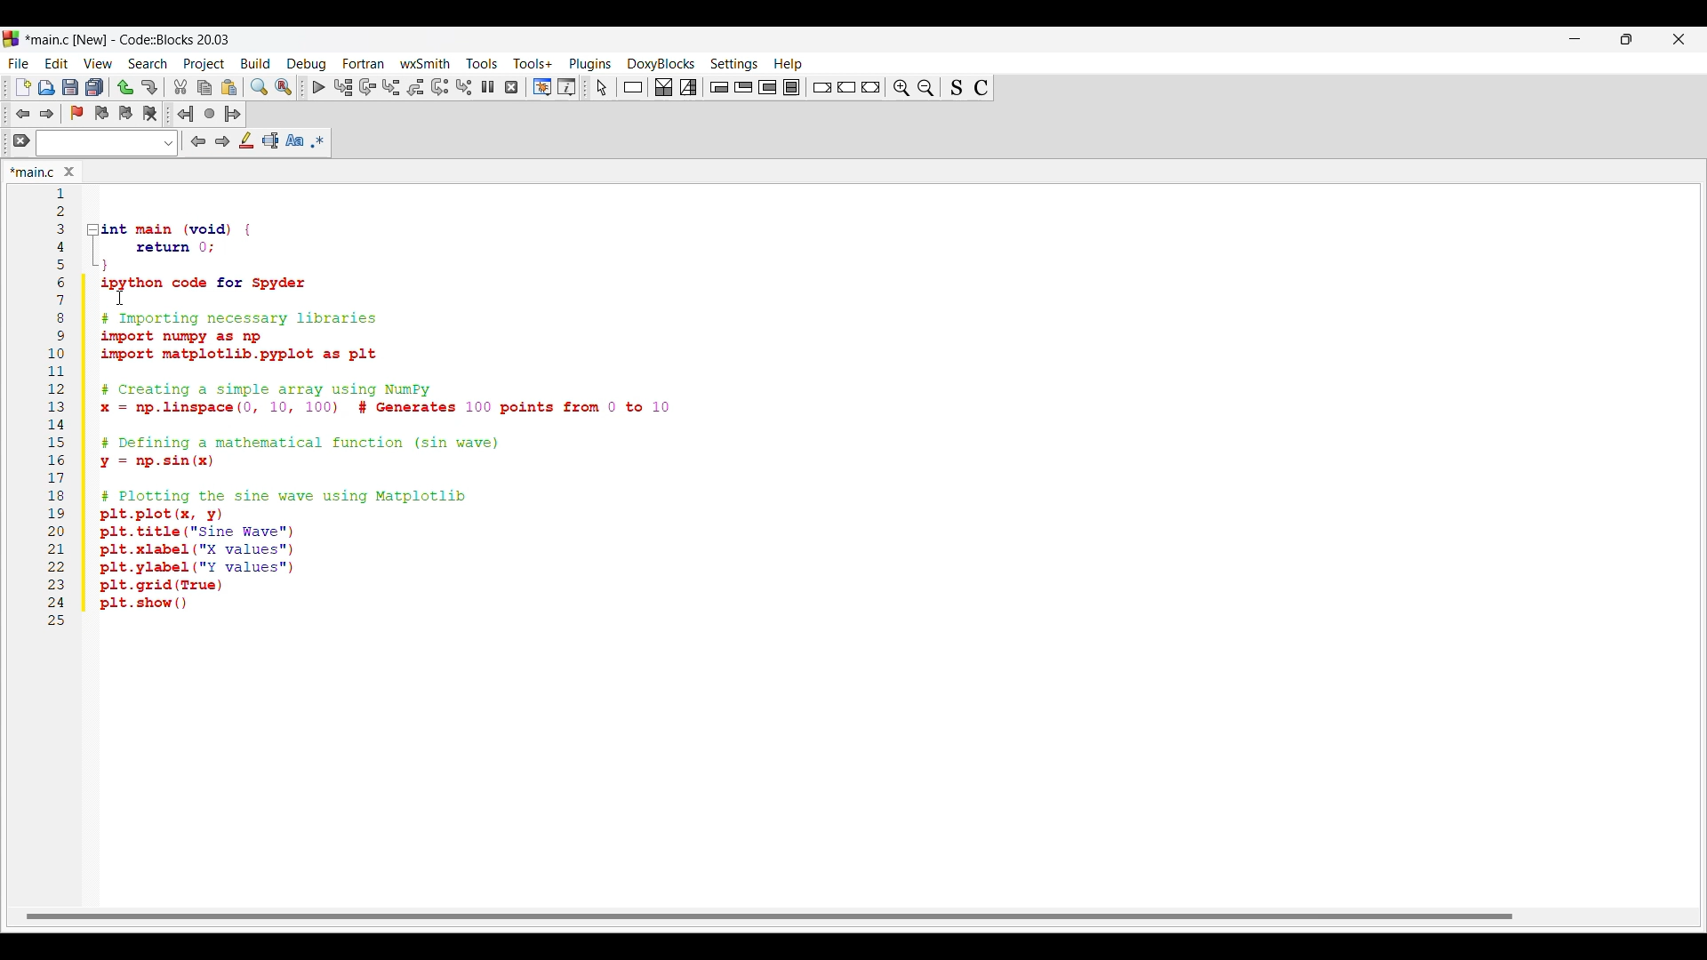  What do you see at coordinates (688, 87) in the screenshot?
I see `Selection` at bounding box center [688, 87].